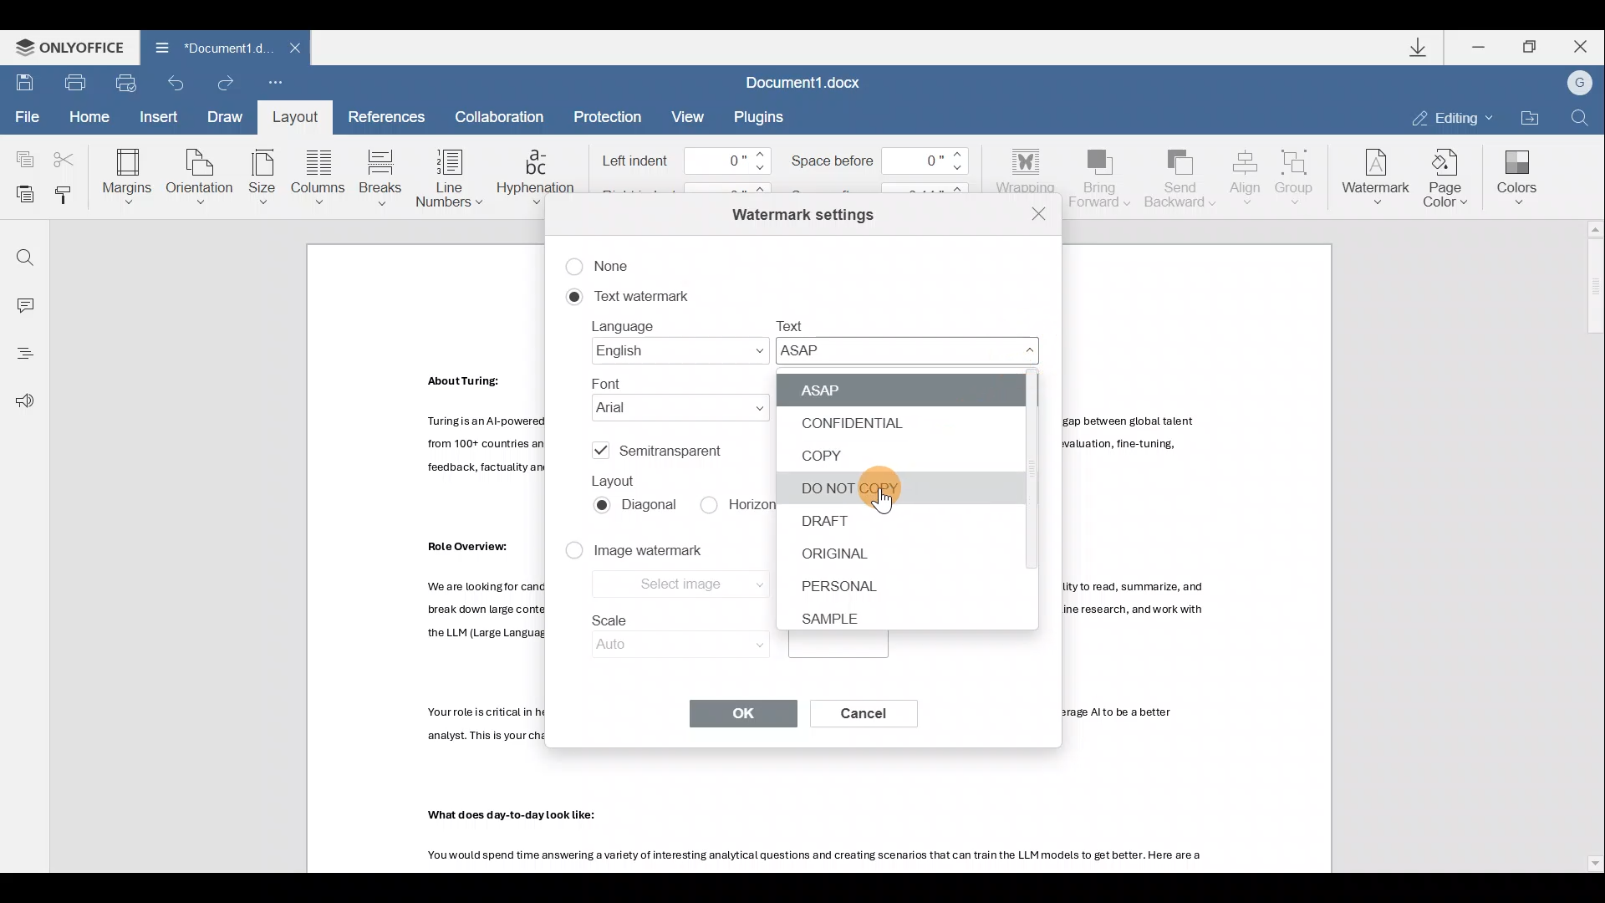  What do you see at coordinates (741, 713) in the screenshot?
I see `OK` at bounding box center [741, 713].